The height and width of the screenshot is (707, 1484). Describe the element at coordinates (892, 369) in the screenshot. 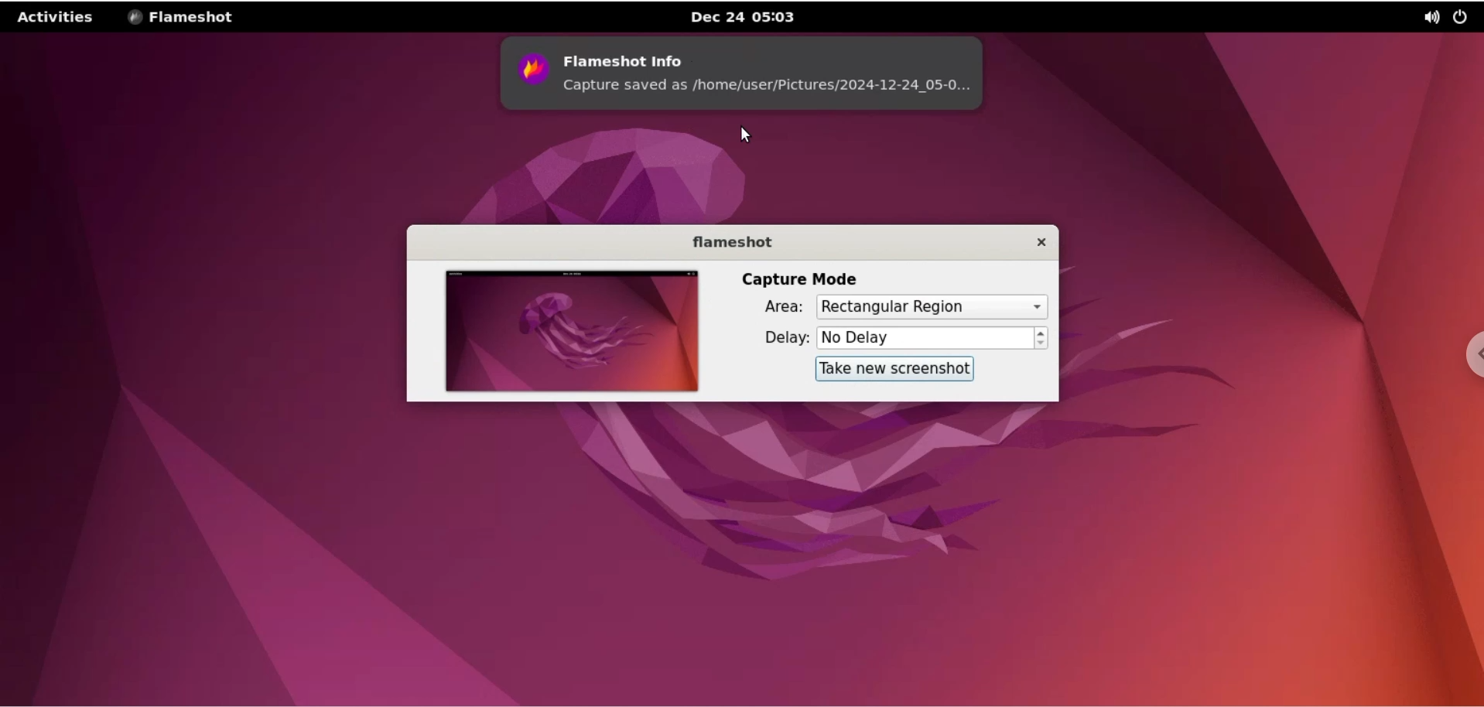

I see `take new screenshot` at that location.